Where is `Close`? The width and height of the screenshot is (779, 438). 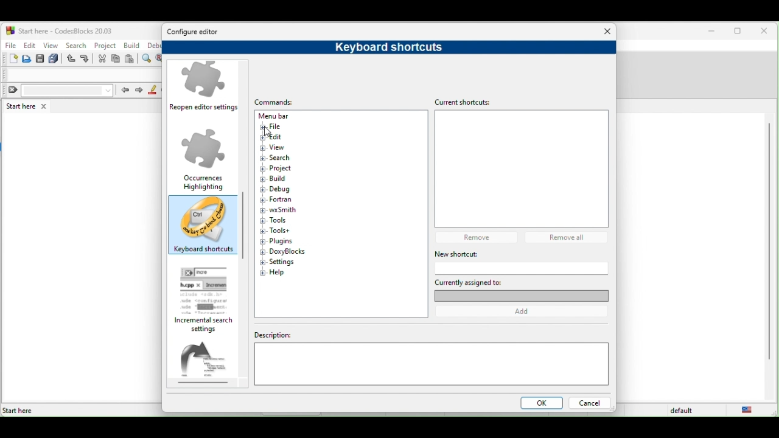 Close is located at coordinates (608, 32).